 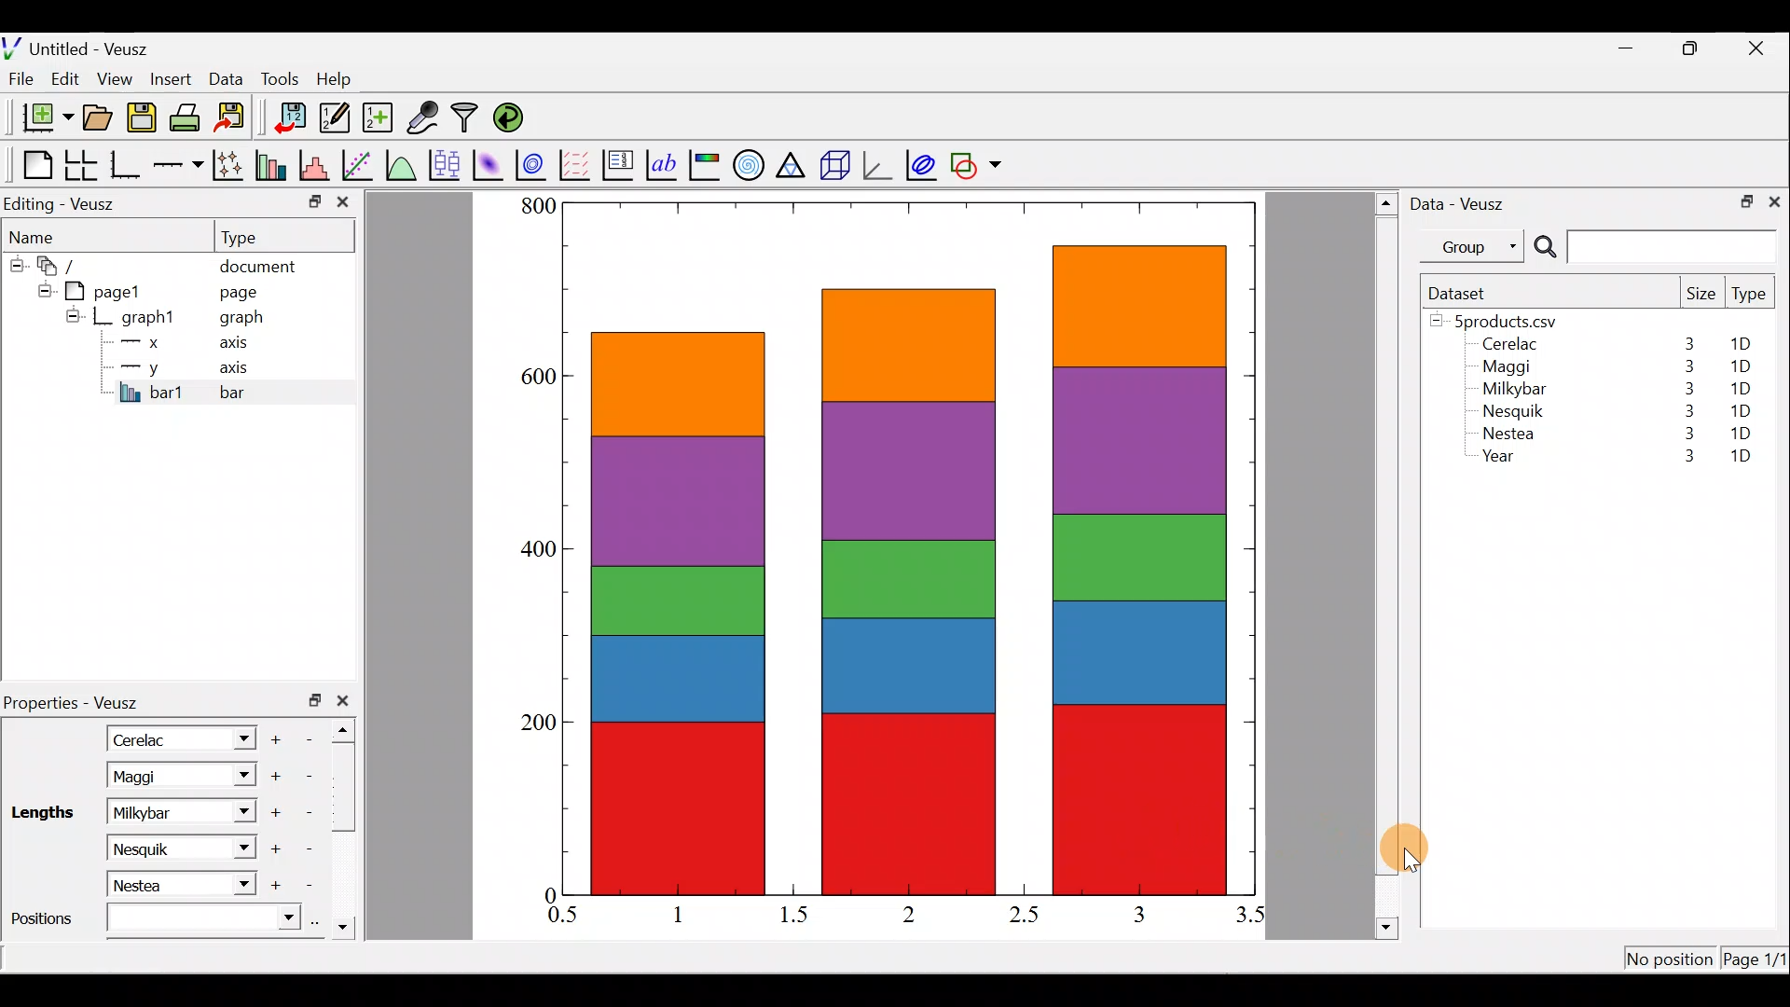 What do you see at coordinates (539, 726) in the screenshot?
I see `200` at bounding box center [539, 726].